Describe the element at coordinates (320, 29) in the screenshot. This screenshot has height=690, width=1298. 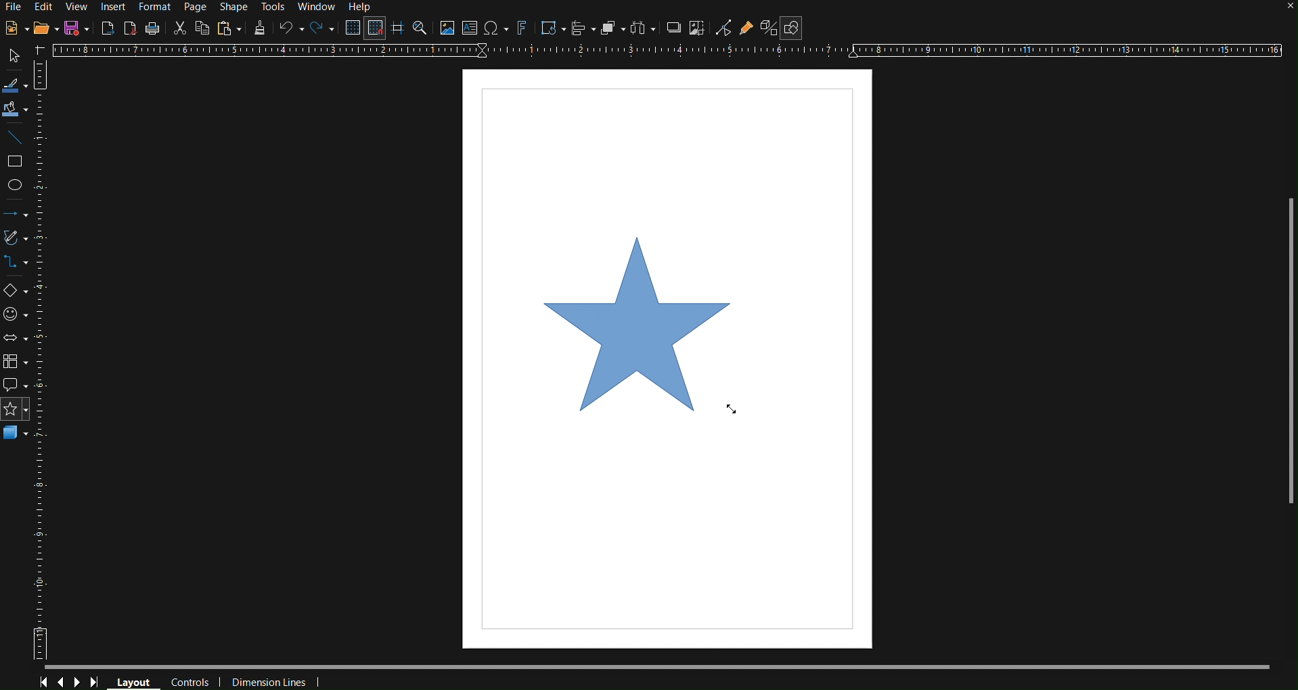
I see `Redo` at that location.